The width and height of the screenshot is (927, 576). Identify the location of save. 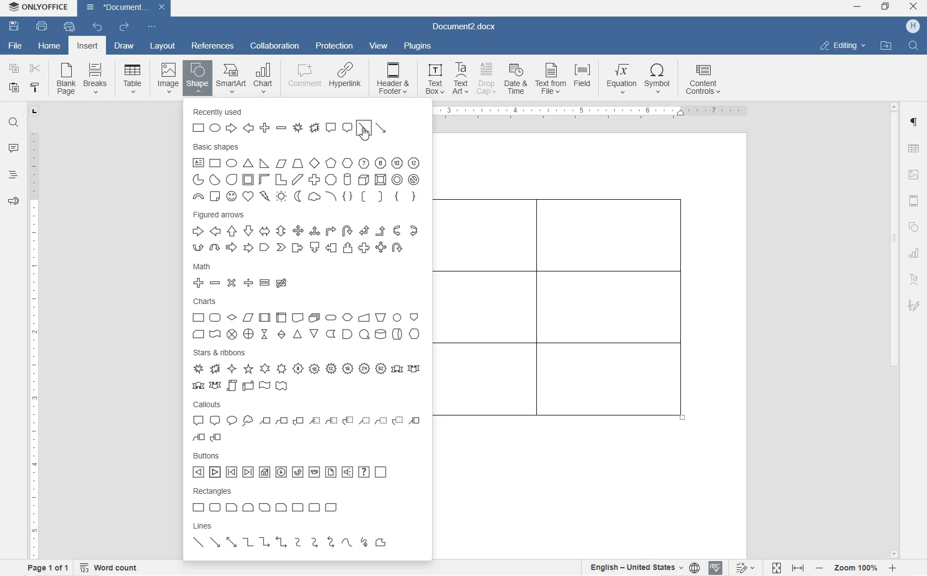
(14, 26).